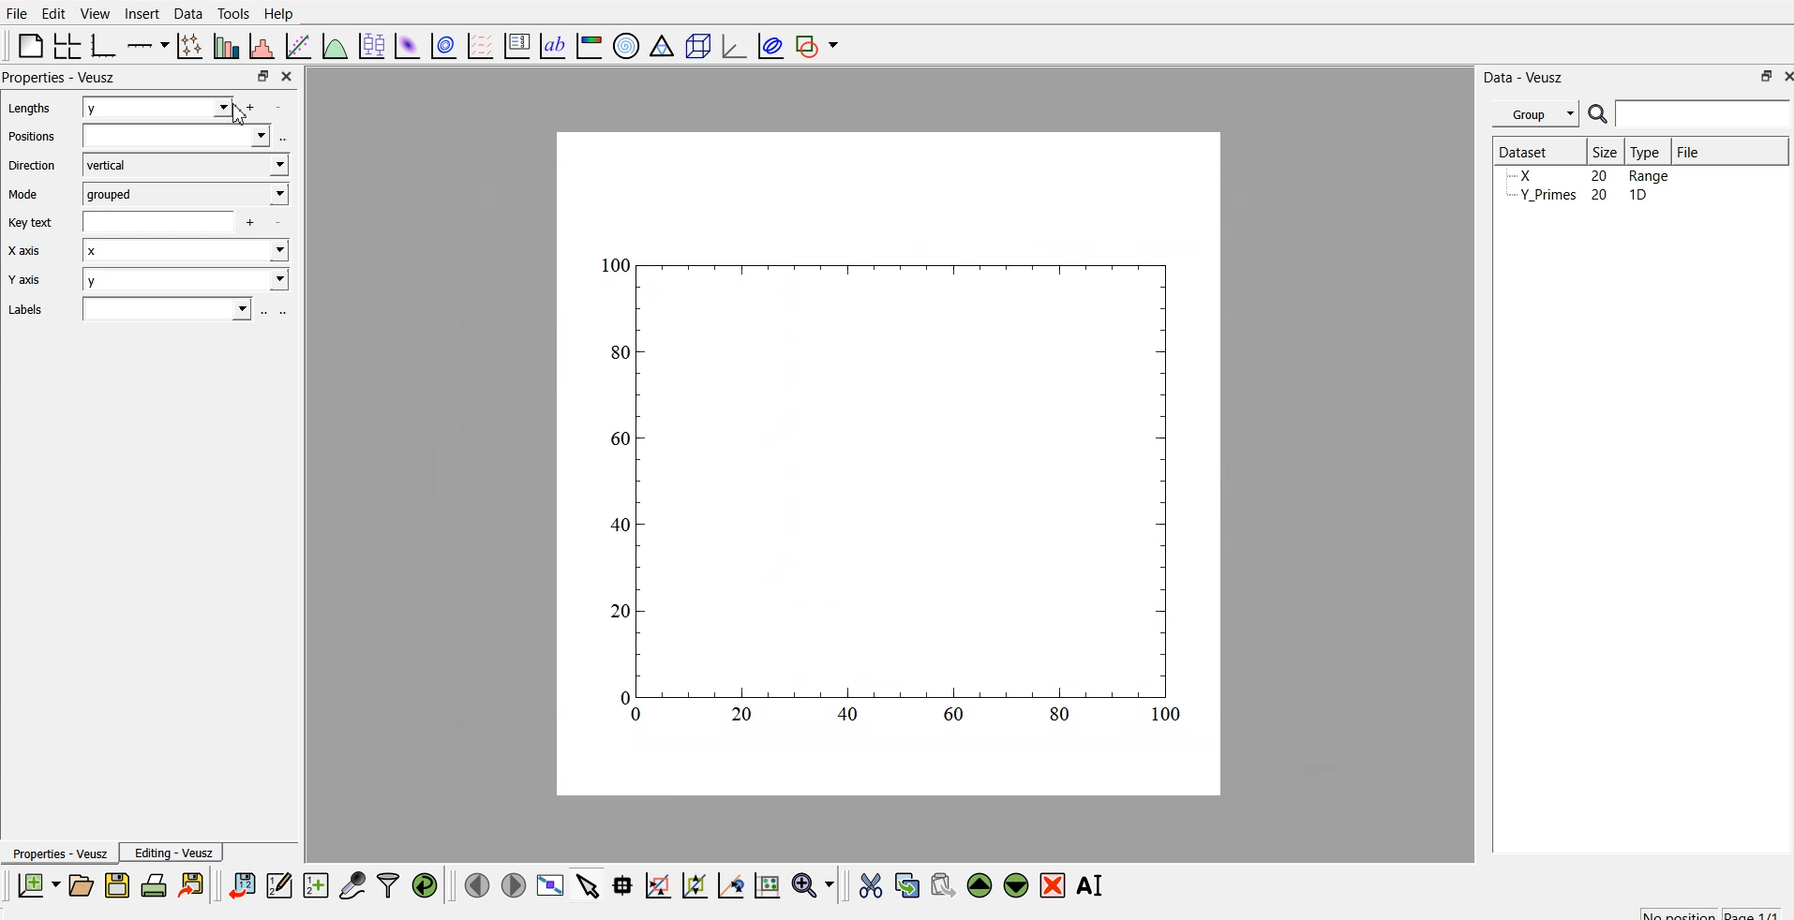 This screenshot has height=920, width=1794. I want to click on view plot full screen, so click(551, 884).